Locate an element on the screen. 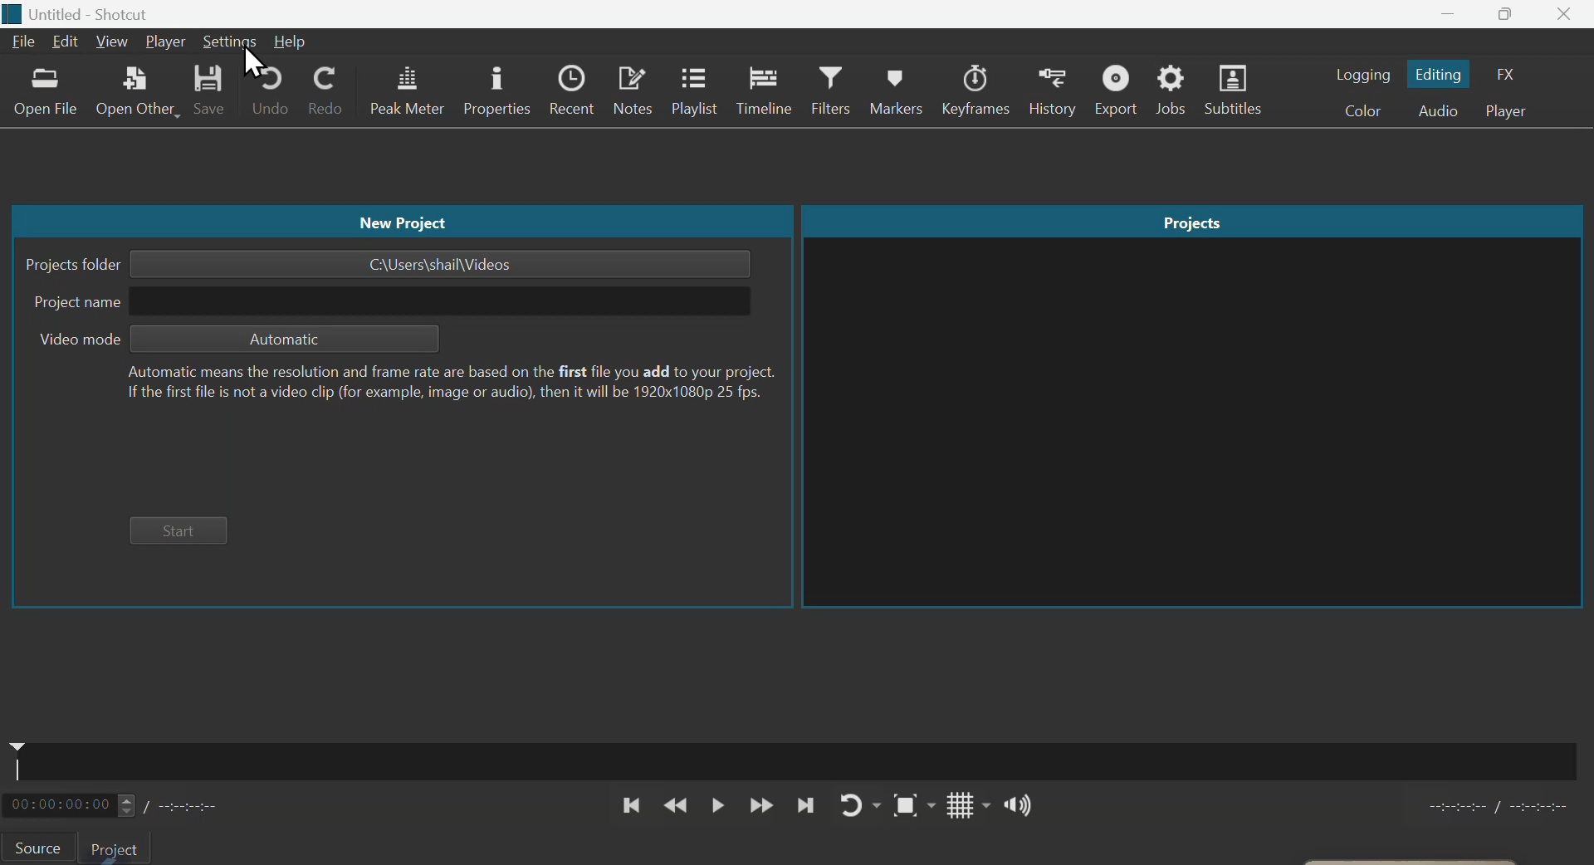 Image resolution: width=1594 pixels, height=865 pixels. Source is located at coordinates (41, 847).